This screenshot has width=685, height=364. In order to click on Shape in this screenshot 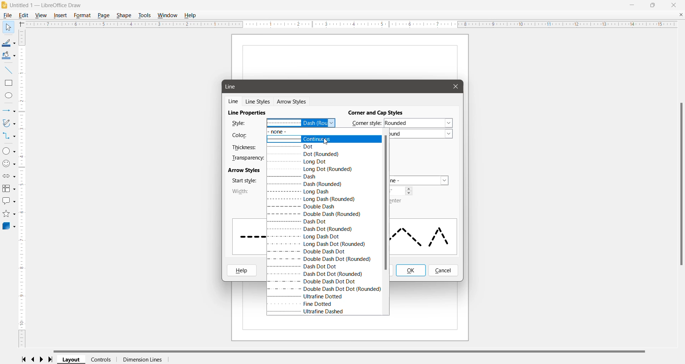, I will do `click(125, 16)`.